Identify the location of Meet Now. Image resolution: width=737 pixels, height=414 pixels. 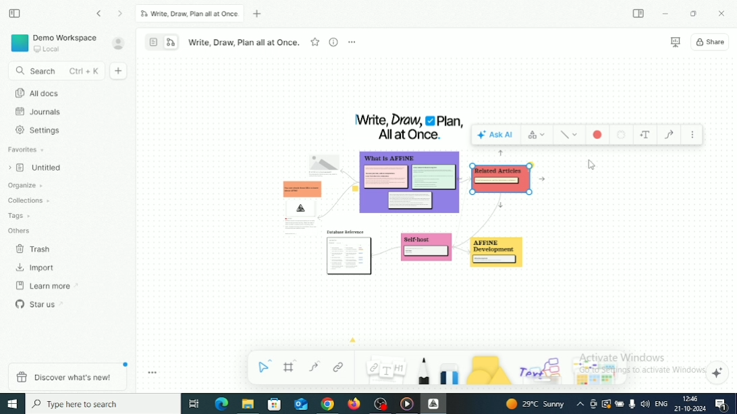
(594, 404).